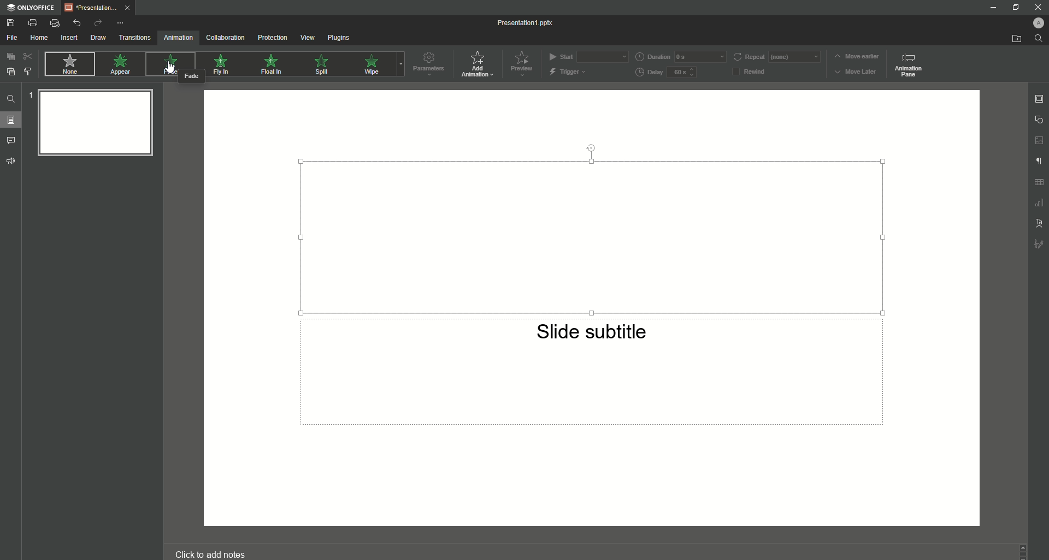 The height and width of the screenshot is (560, 1049). What do you see at coordinates (1038, 22) in the screenshot?
I see `Profile` at bounding box center [1038, 22].